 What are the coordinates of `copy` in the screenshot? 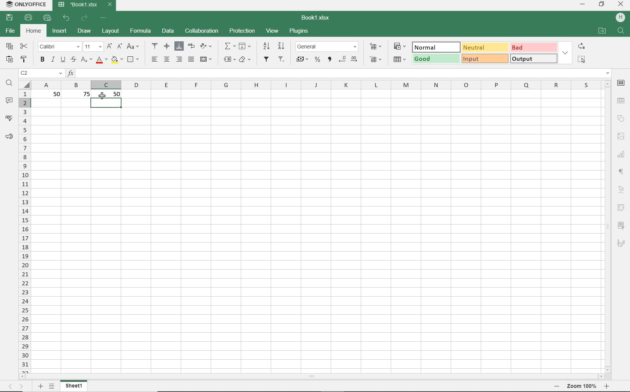 It's located at (9, 46).